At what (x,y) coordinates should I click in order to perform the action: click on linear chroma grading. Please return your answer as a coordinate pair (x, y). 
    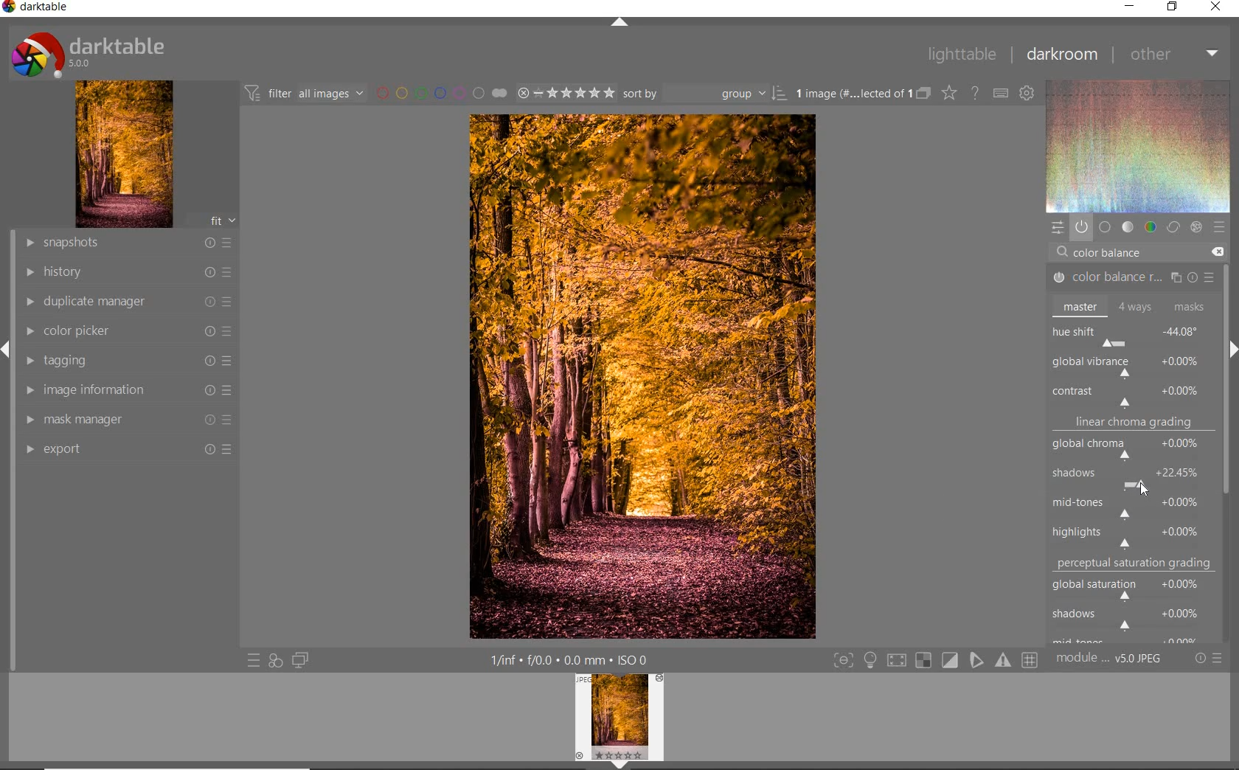
    Looking at the image, I should click on (1133, 425).